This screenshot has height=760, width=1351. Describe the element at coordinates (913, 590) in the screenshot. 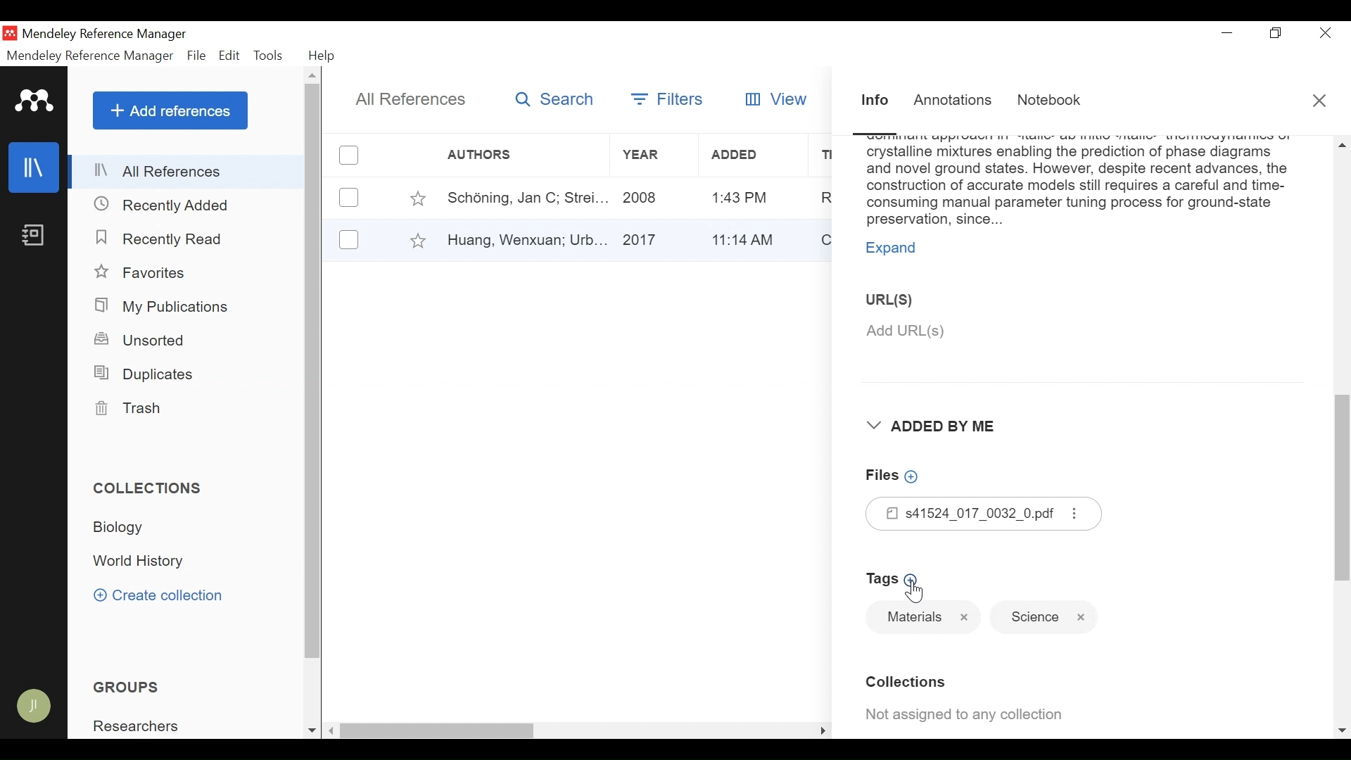

I see `Cursor` at that location.